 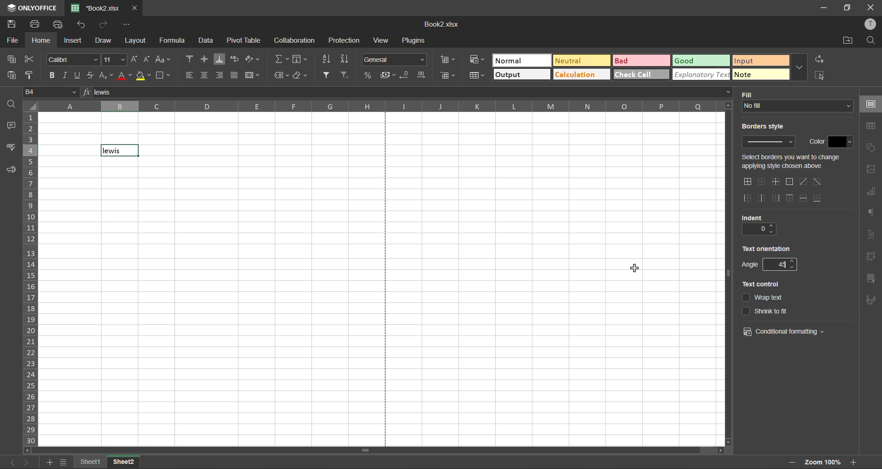 I want to click on copy style, so click(x=33, y=77).